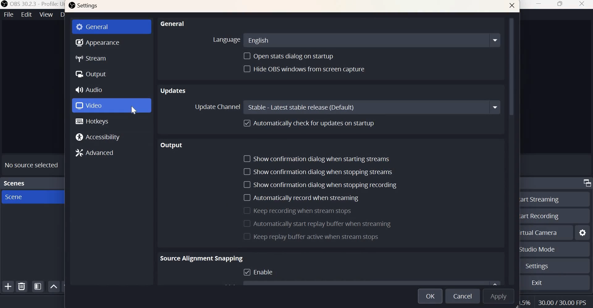 This screenshot has width=593, height=308. What do you see at coordinates (583, 232) in the screenshot?
I see `Configure virtual camera` at bounding box center [583, 232].